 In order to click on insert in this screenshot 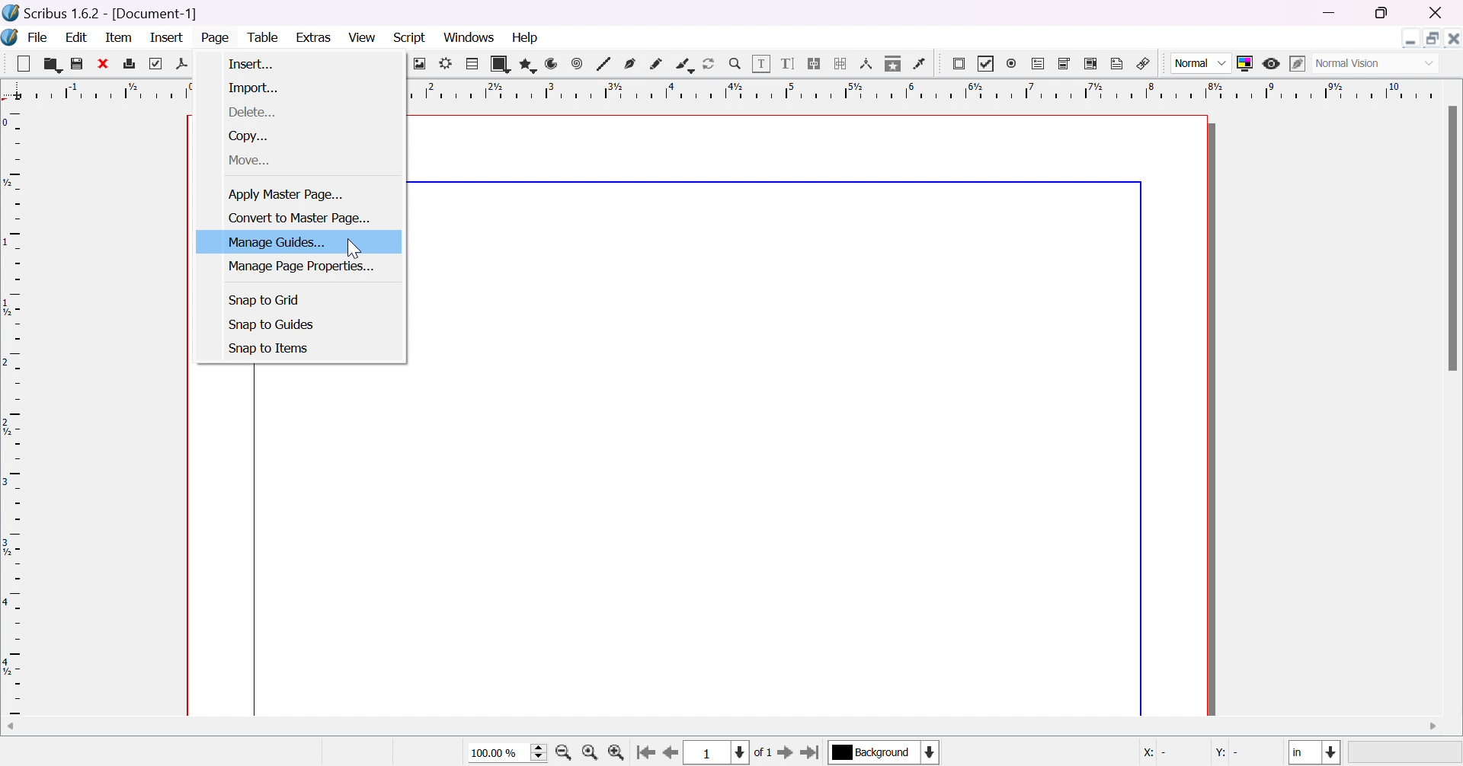, I will do `click(164, 37)`.